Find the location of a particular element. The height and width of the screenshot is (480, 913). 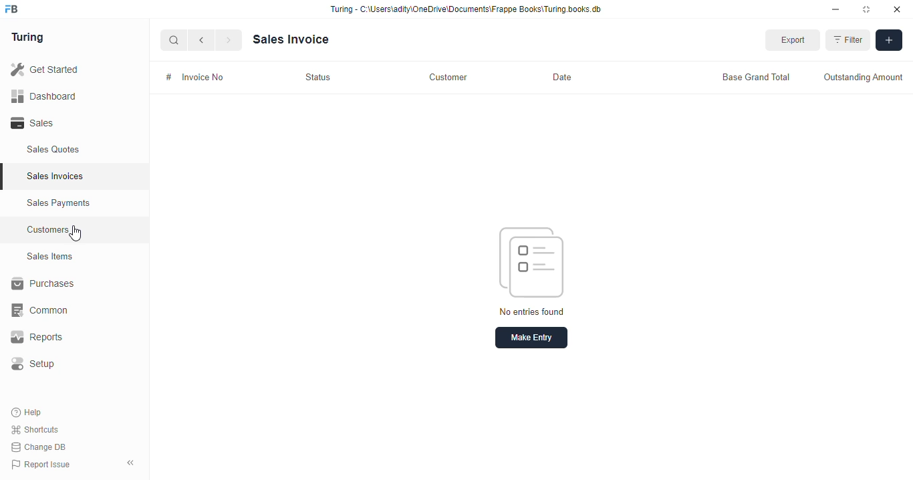

frappebooks logo is located at coordinates (15, 10).